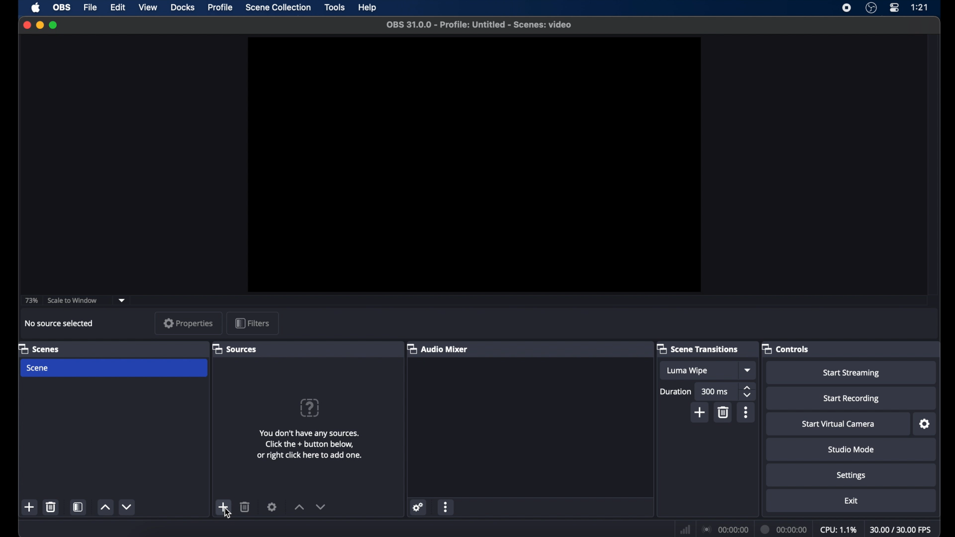 The height and width of the screenshot is (537, 955). Describe the element at coordinates (418, 507) in the screenshot. I see `settings` at that location.